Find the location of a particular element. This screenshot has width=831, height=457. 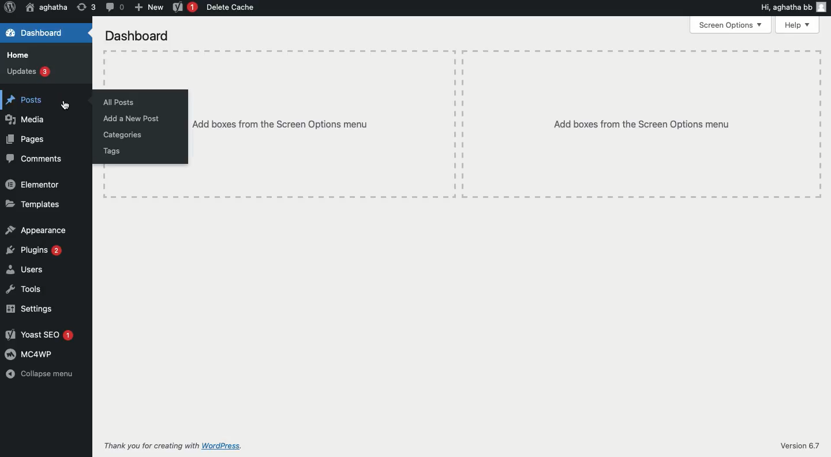

Pages is located at coordinates (25, 138).